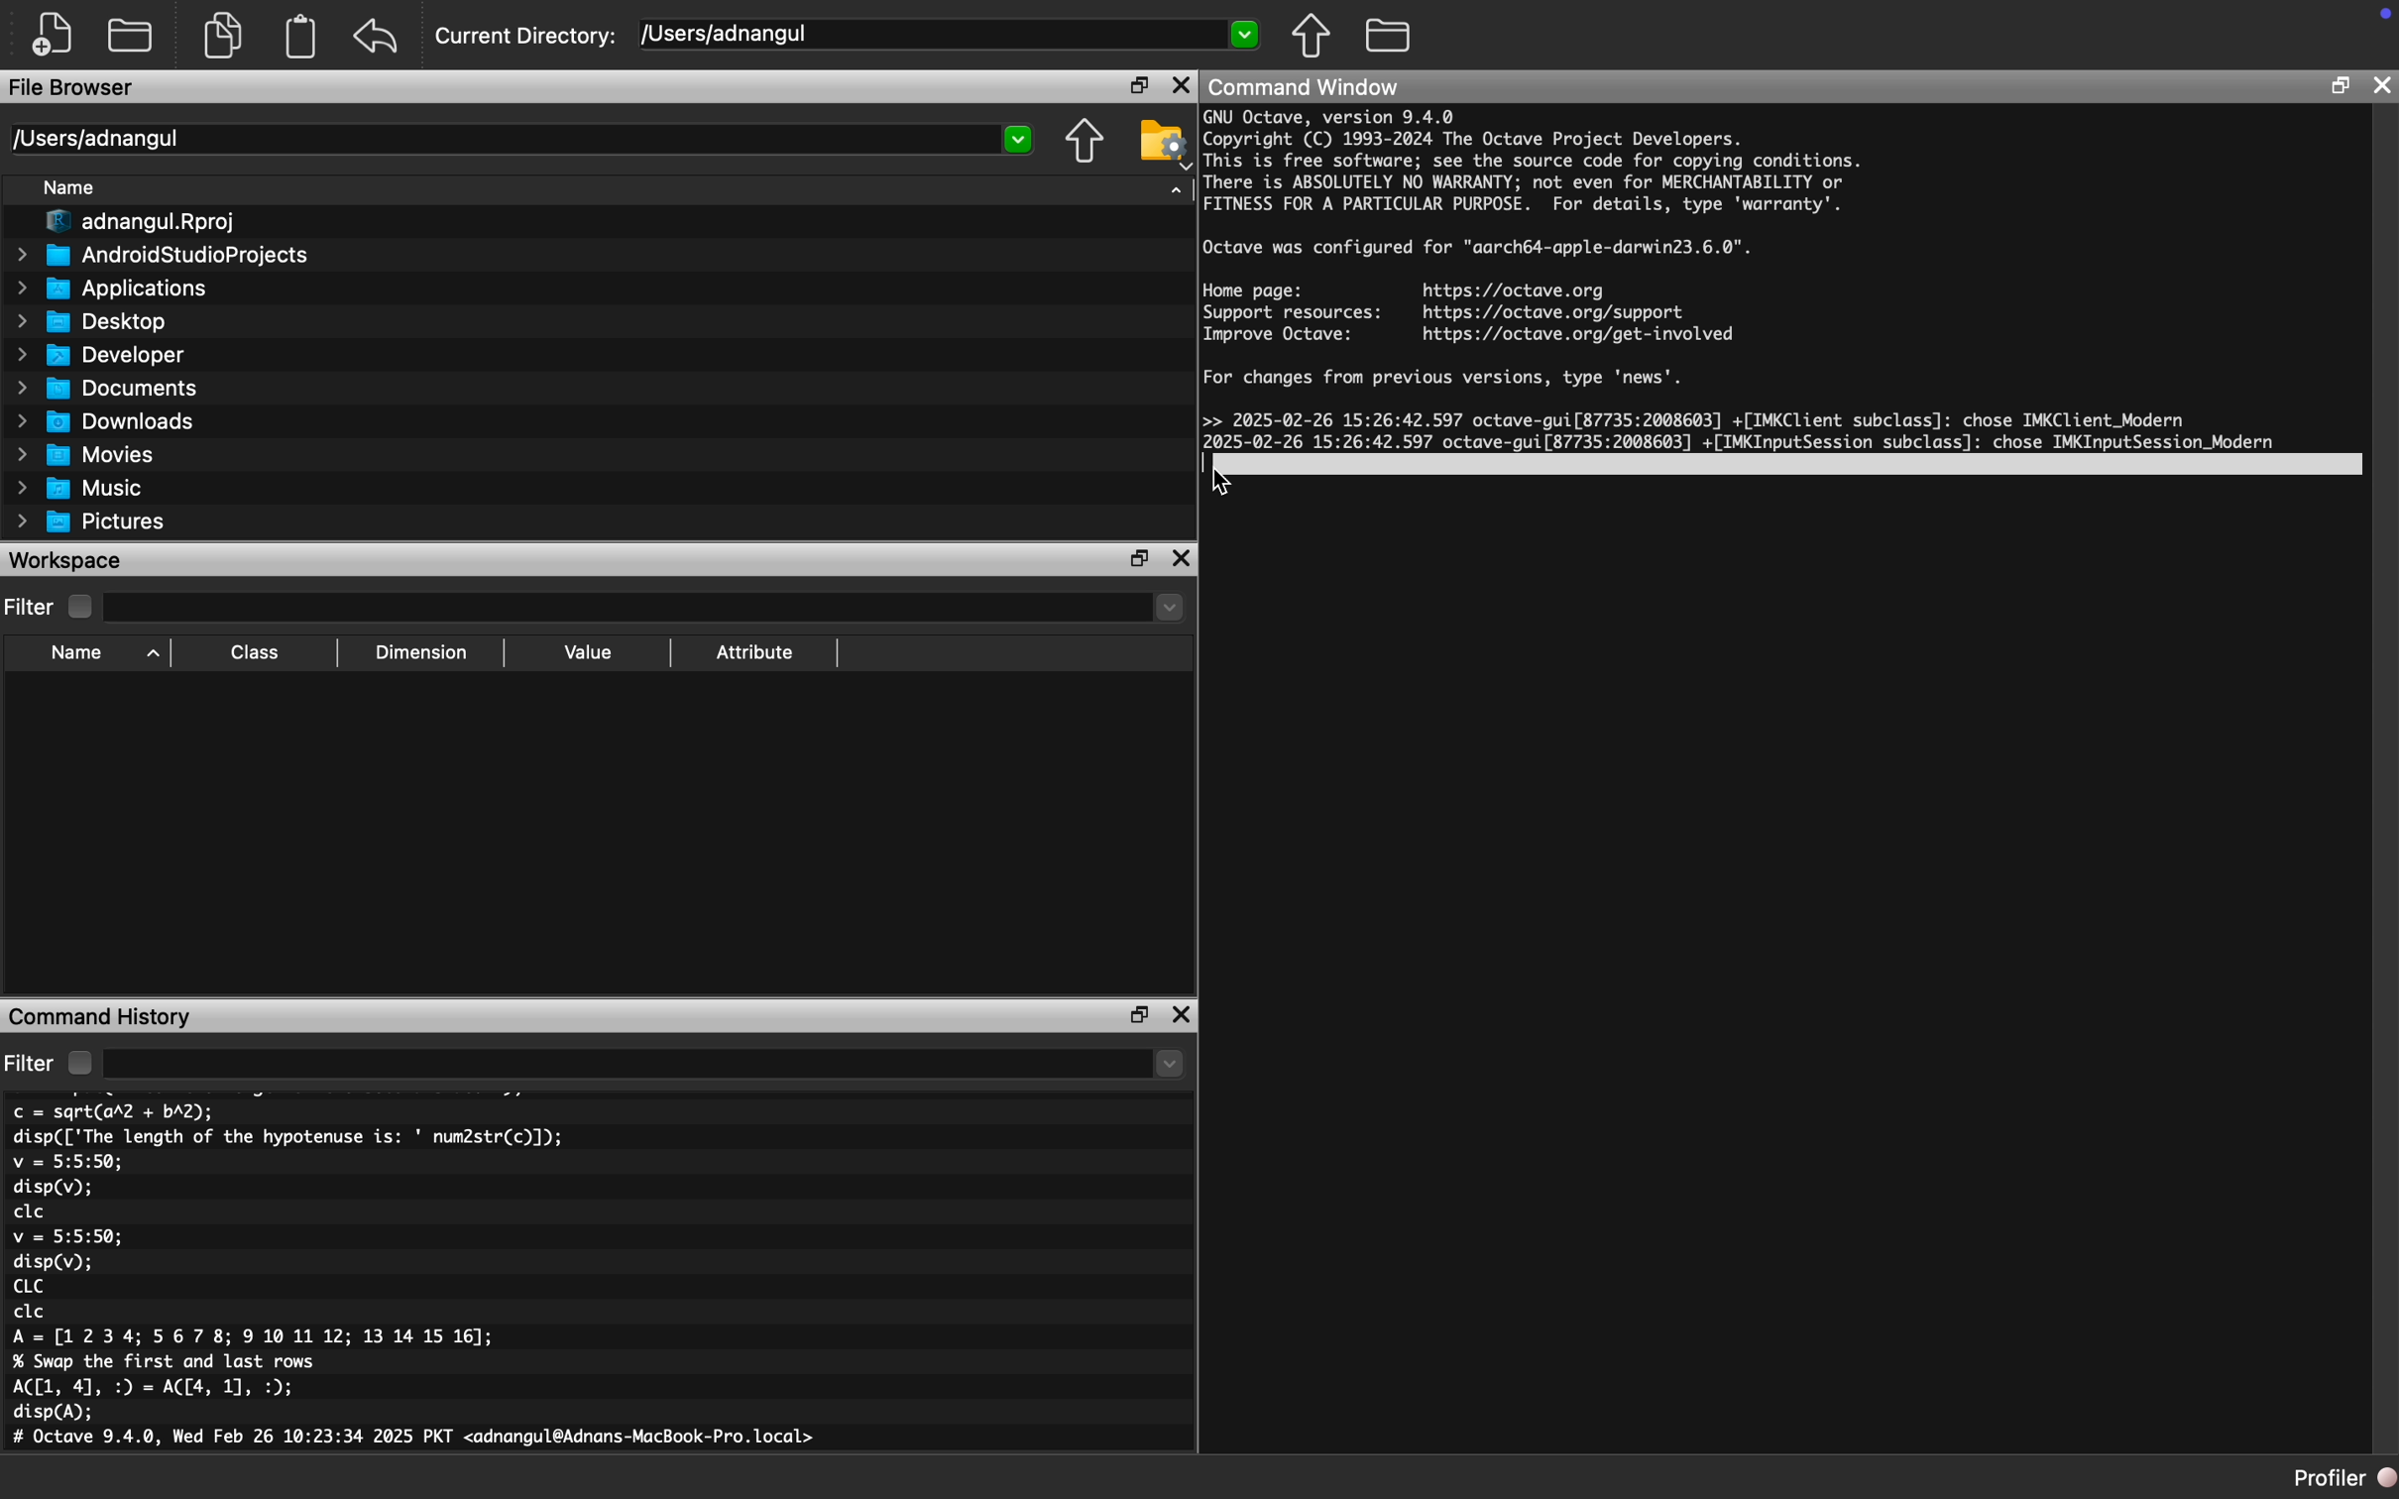 The image size is (2399, 1499). Describe the element at coordinates (521, 139) in the screenshot. I see `/[Users/adnangul ` at that location.